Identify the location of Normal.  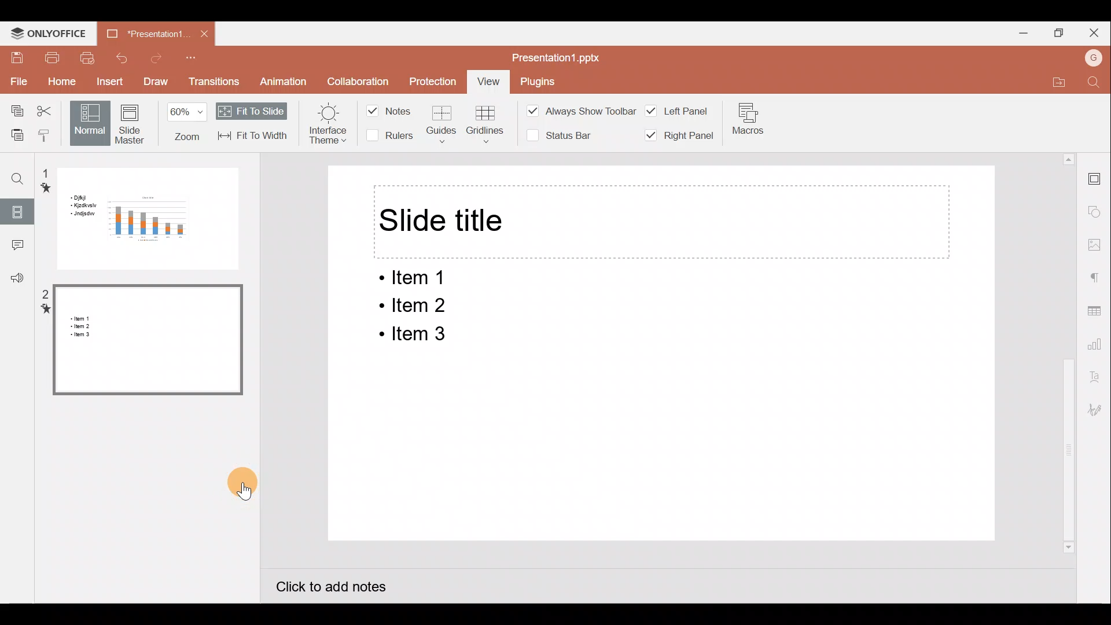
(89, 123).